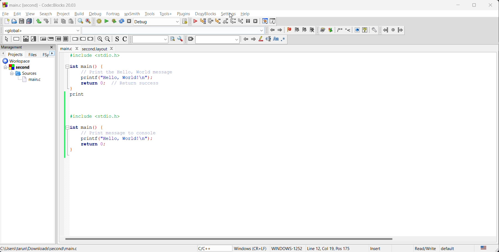 This screenshot has height=252, width=499. I want to click on mangement, so click(16, 47).